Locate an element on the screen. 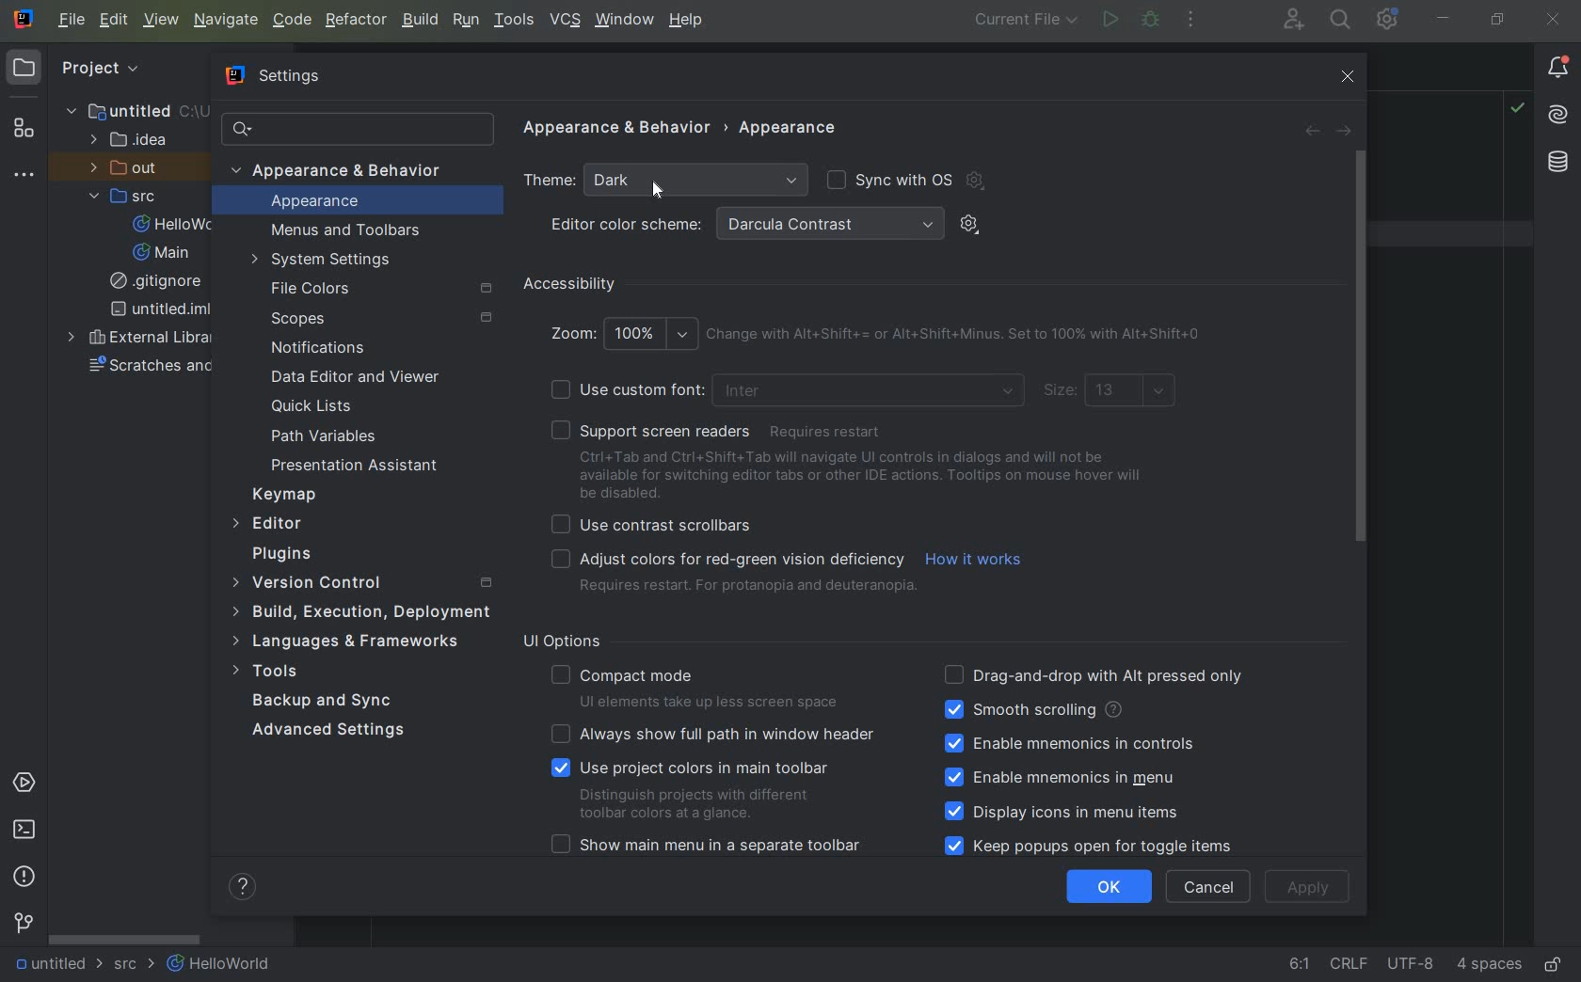  CODE is located at coordinates (292, 20).